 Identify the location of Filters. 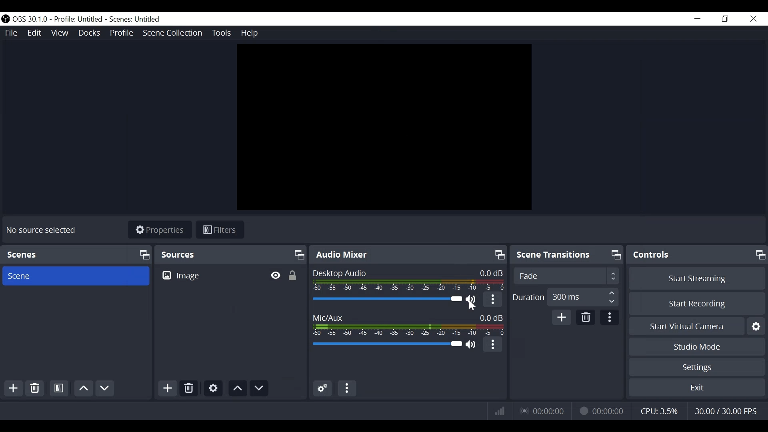
(219, 230).